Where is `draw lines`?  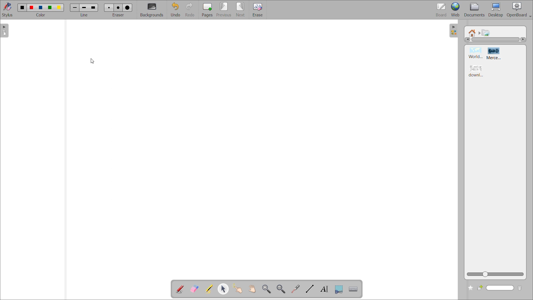
draw lines is located at coordinates (311, 289).